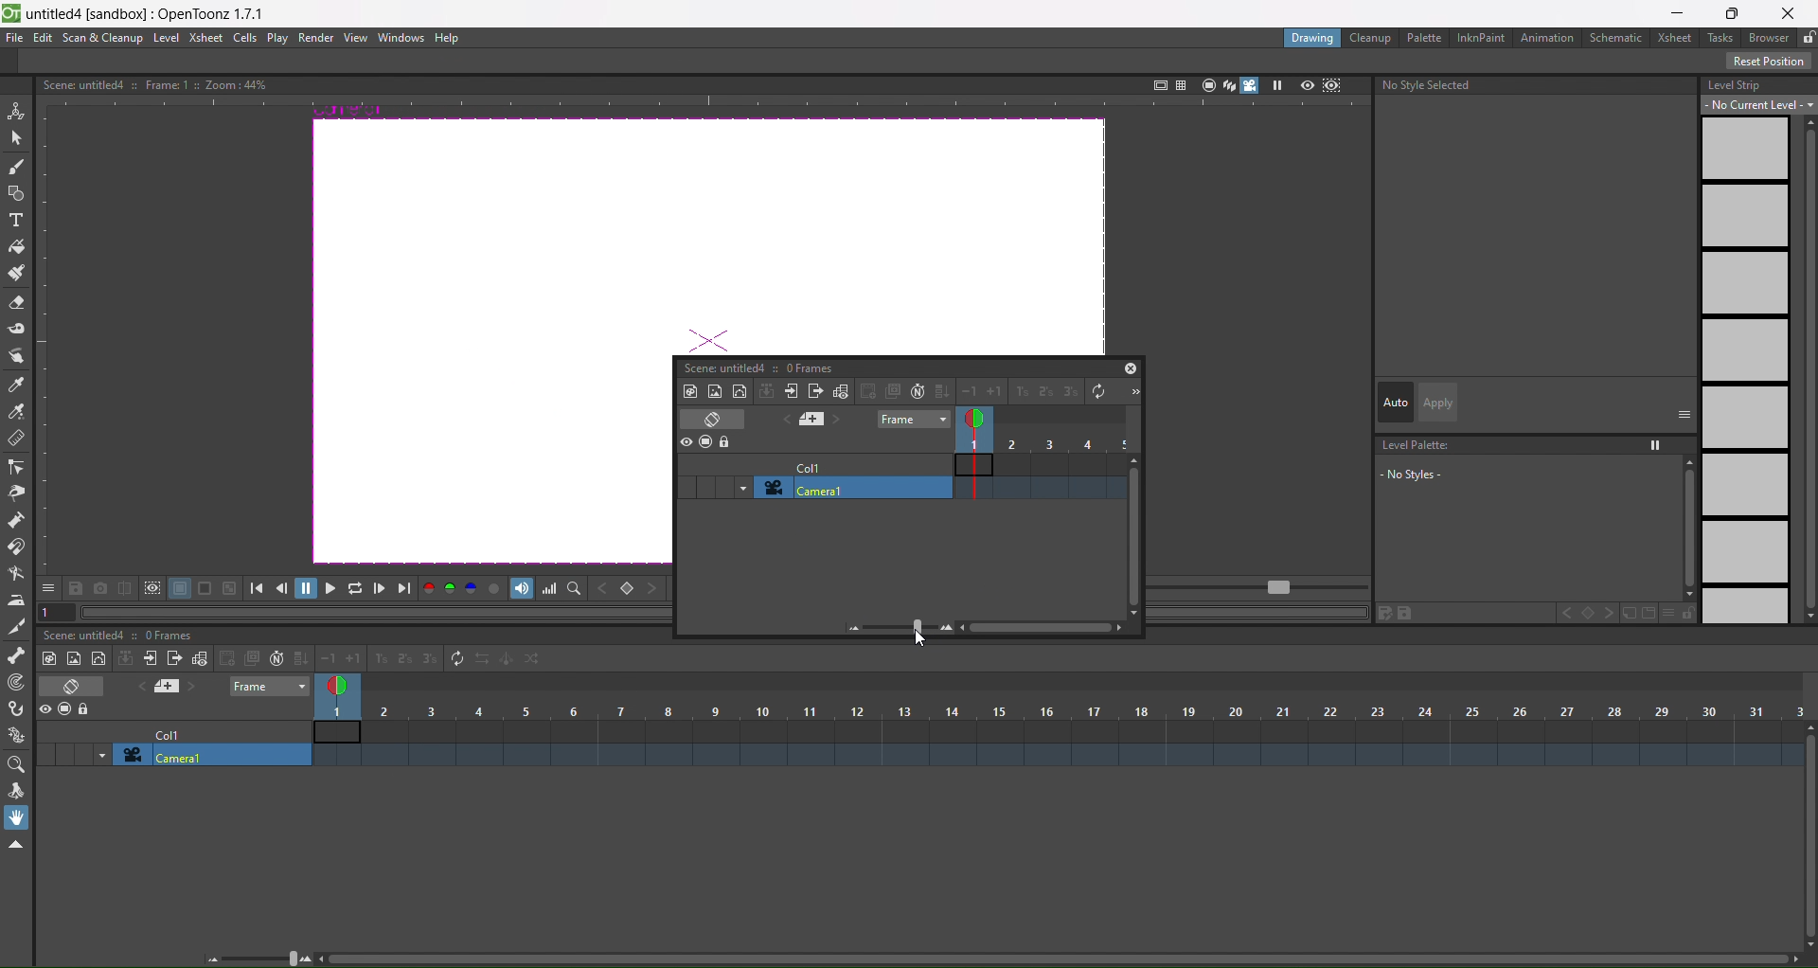 The height and width of the screenshot is (968, 1818). I want to click on new vector level, so click(740, 390).